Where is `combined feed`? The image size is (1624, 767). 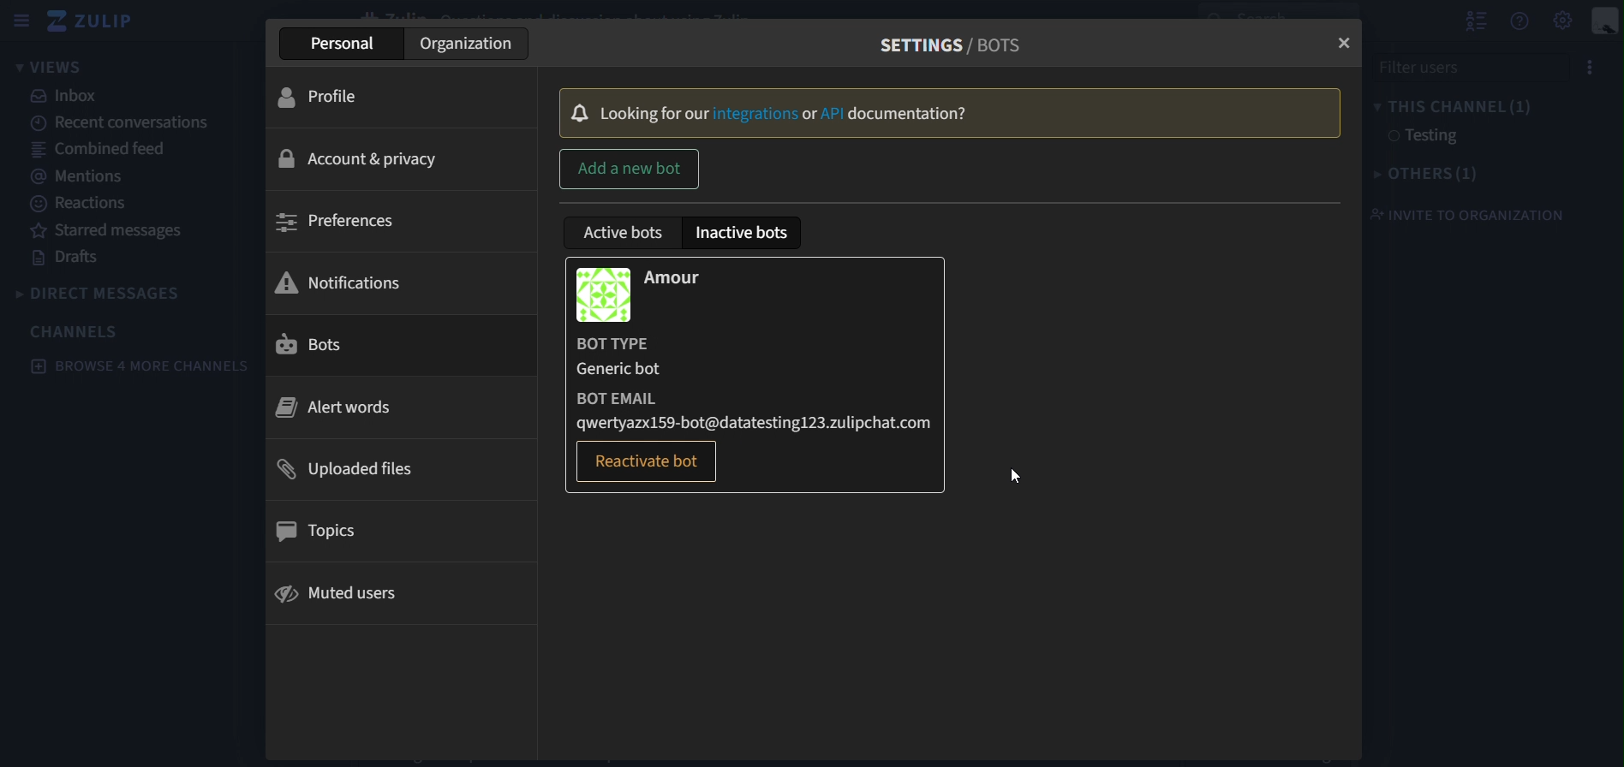 combined feed is located at coordinates (99, 147).